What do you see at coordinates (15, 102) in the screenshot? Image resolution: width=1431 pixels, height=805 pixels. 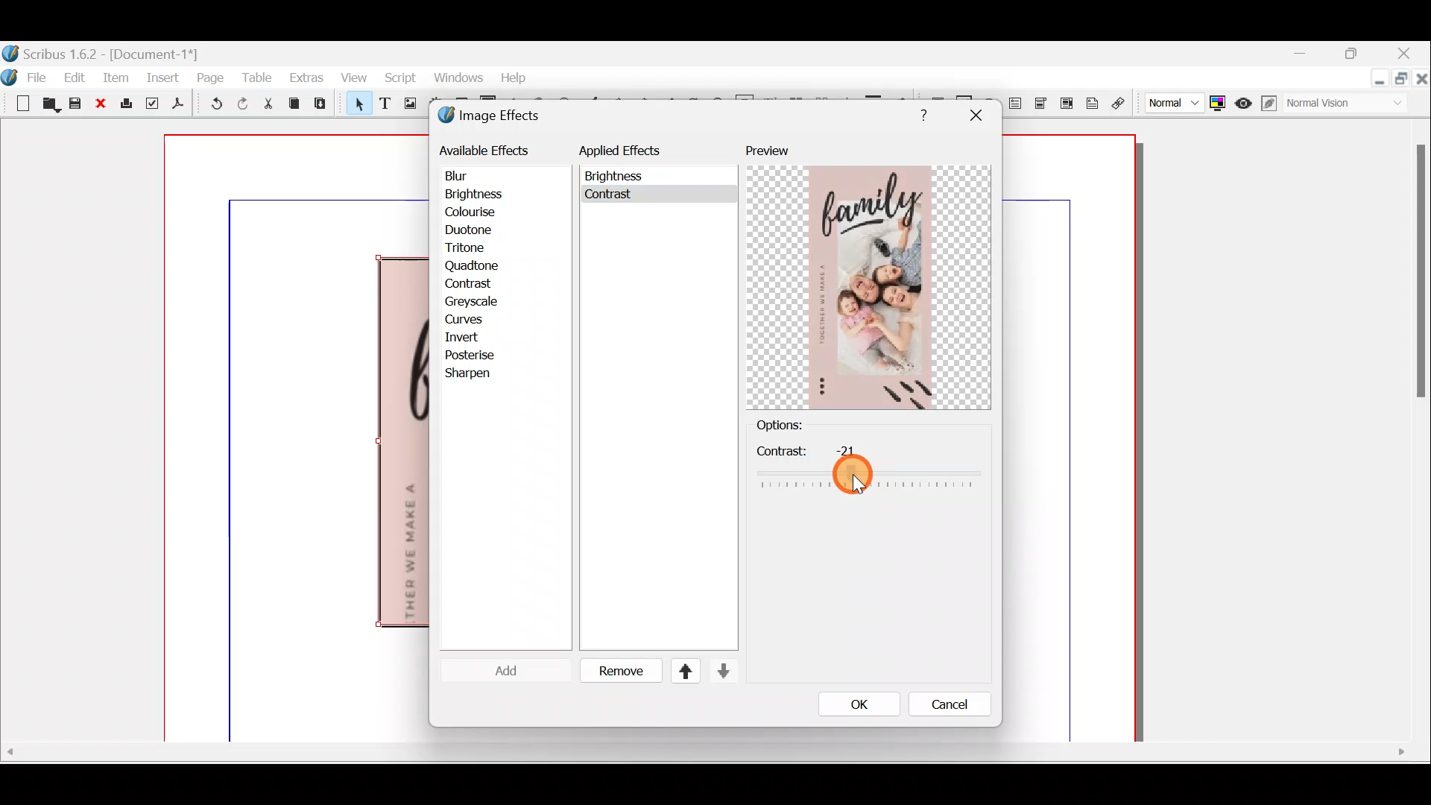 I see `New` at bounding box center [15, 102].